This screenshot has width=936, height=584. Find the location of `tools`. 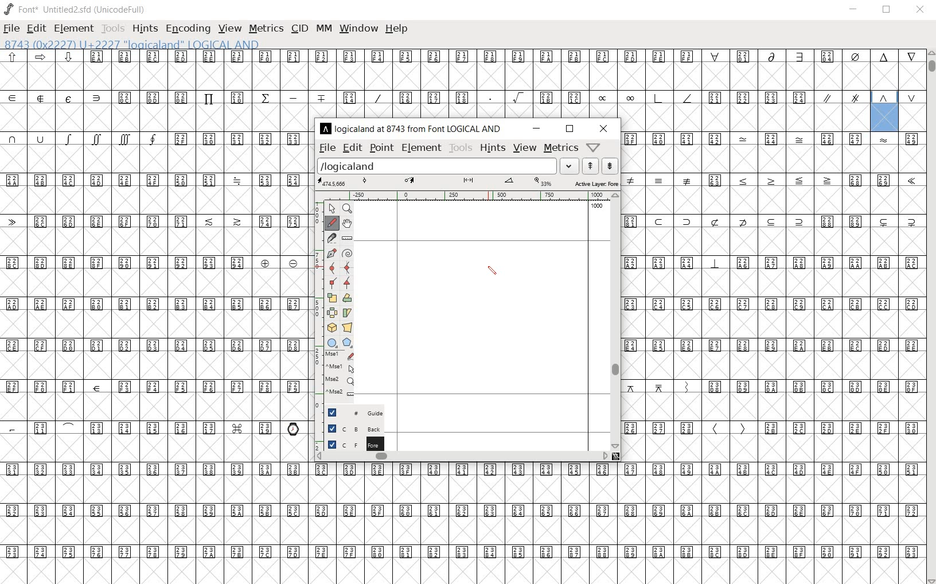

tools is located at coordinates (114, 28).